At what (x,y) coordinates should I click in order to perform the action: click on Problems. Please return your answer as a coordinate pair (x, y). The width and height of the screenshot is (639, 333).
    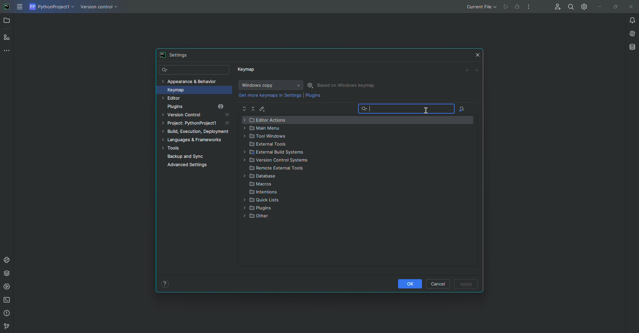
    Looking at the image, I should click on (8, 313).